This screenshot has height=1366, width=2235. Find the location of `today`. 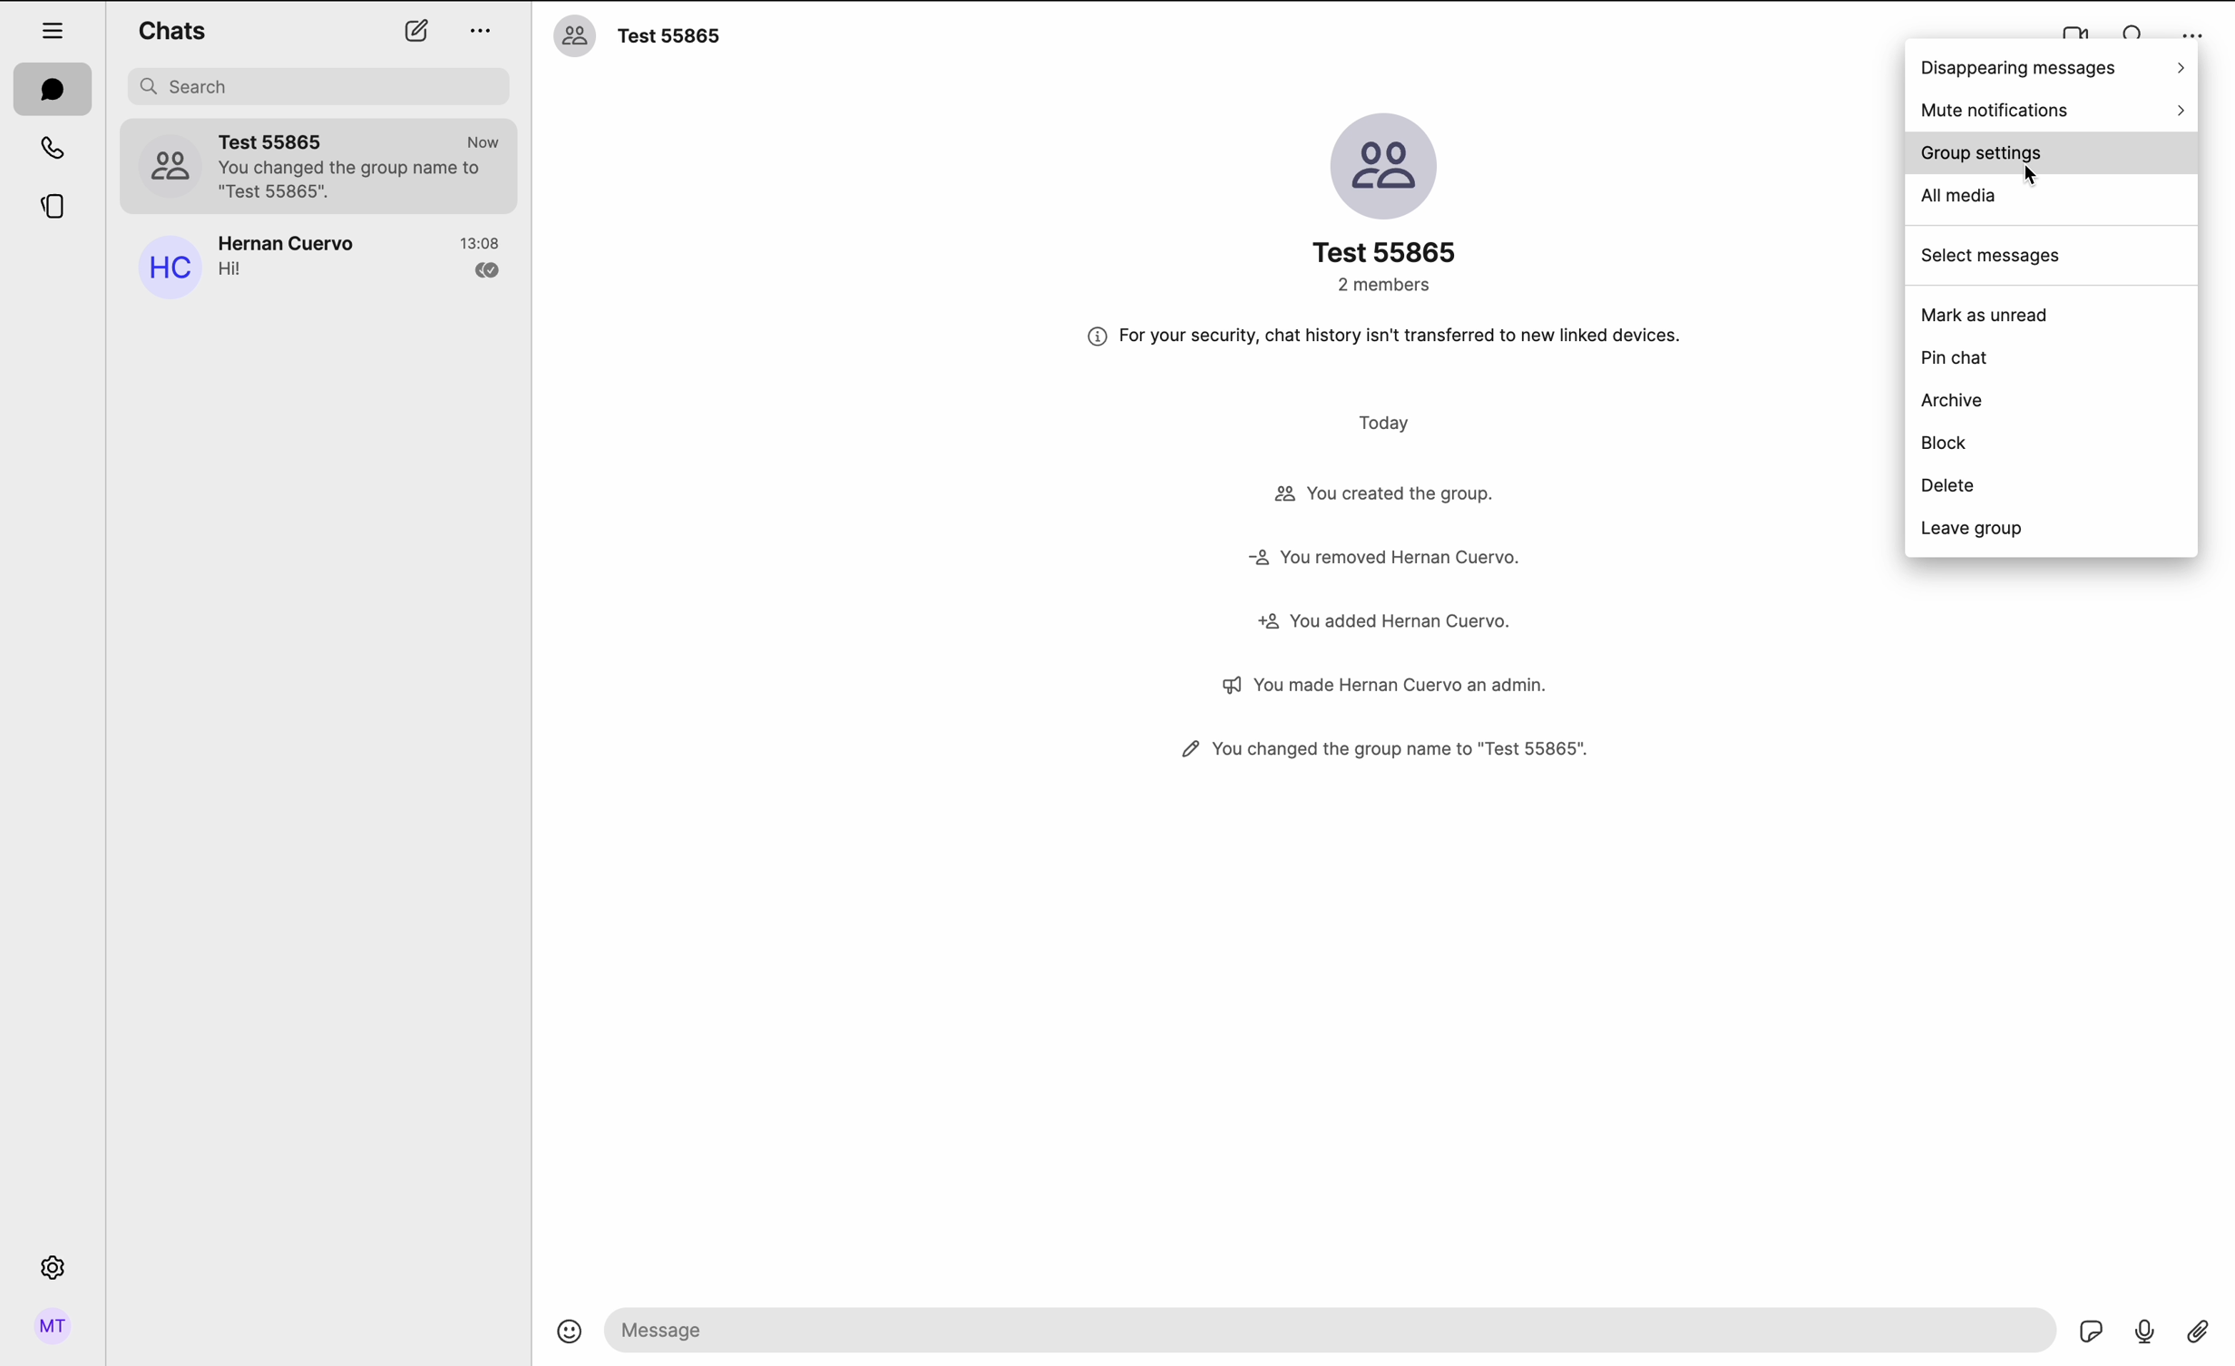

today is located at coordinates (1387, 421).